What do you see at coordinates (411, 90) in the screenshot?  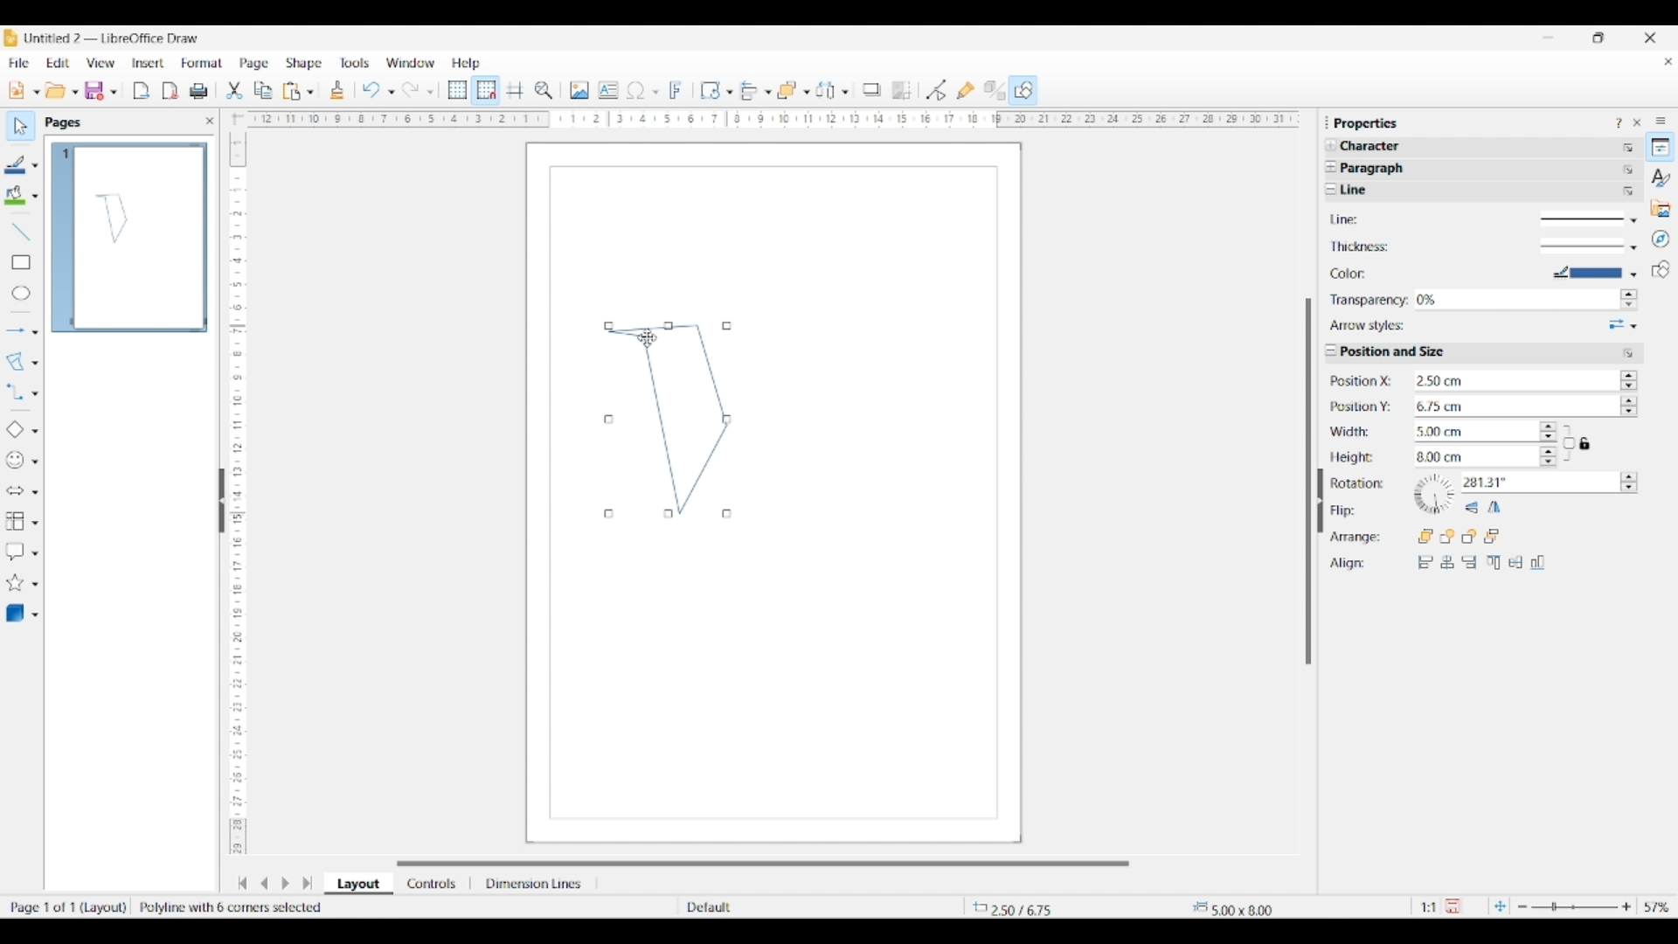 I see `Redo last action` at bounding box center [411, 90].